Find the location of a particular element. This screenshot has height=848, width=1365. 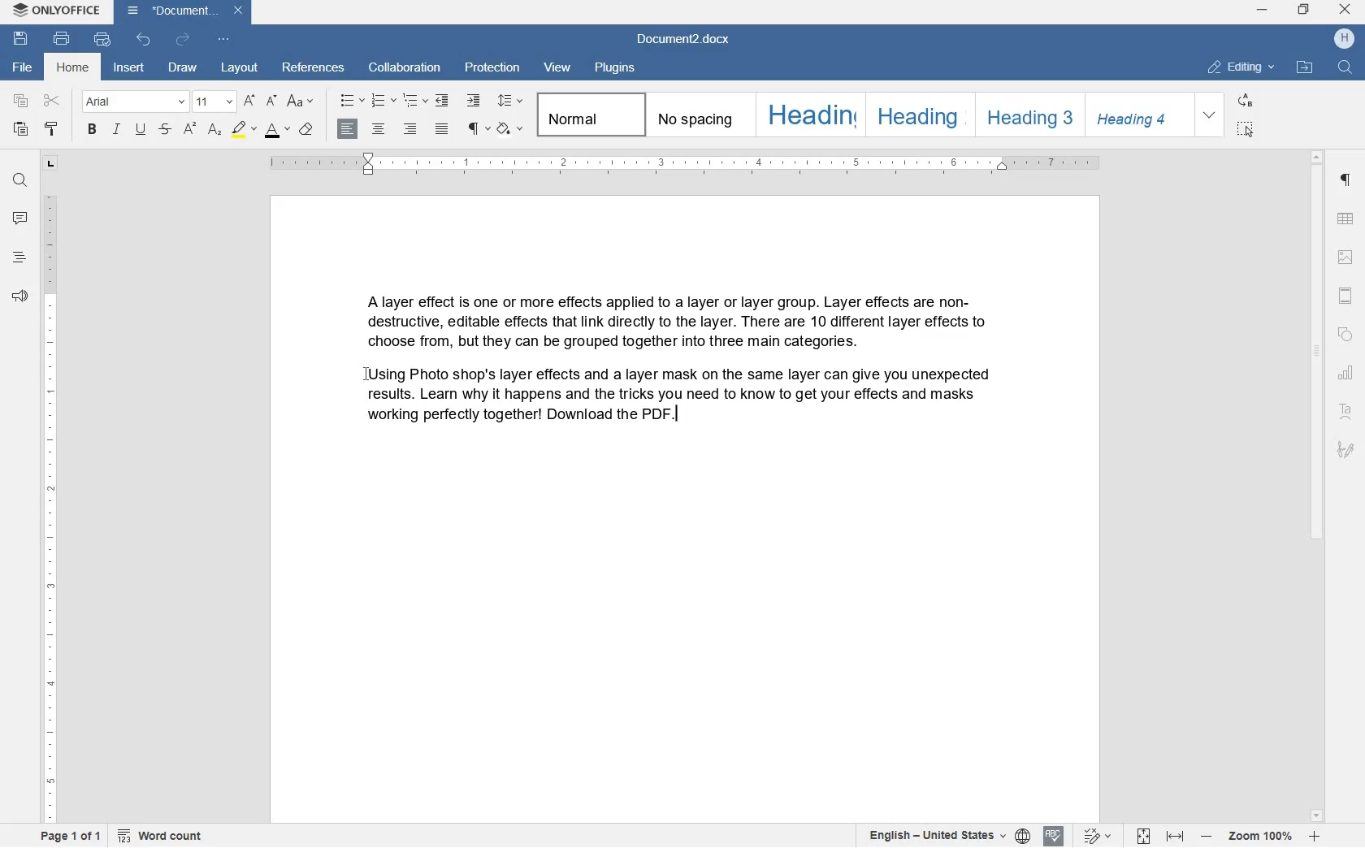

TRACK CHANGES is located at coordinates (1098, 837).